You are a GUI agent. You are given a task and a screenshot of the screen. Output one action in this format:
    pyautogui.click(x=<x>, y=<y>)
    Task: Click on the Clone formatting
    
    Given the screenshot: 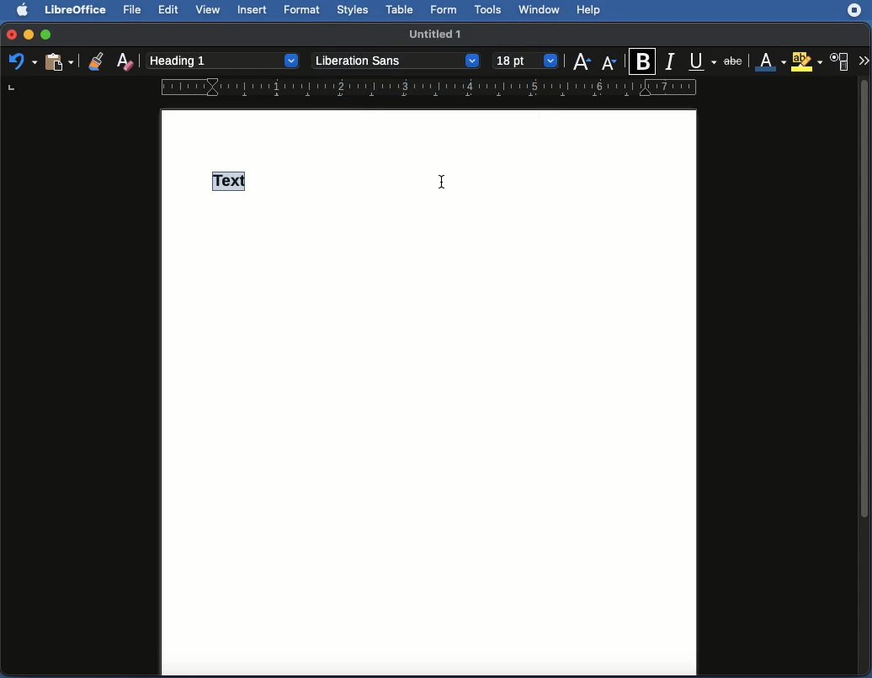 What is the action you would take?
    pyautogui.click(x=95, y=59)
    